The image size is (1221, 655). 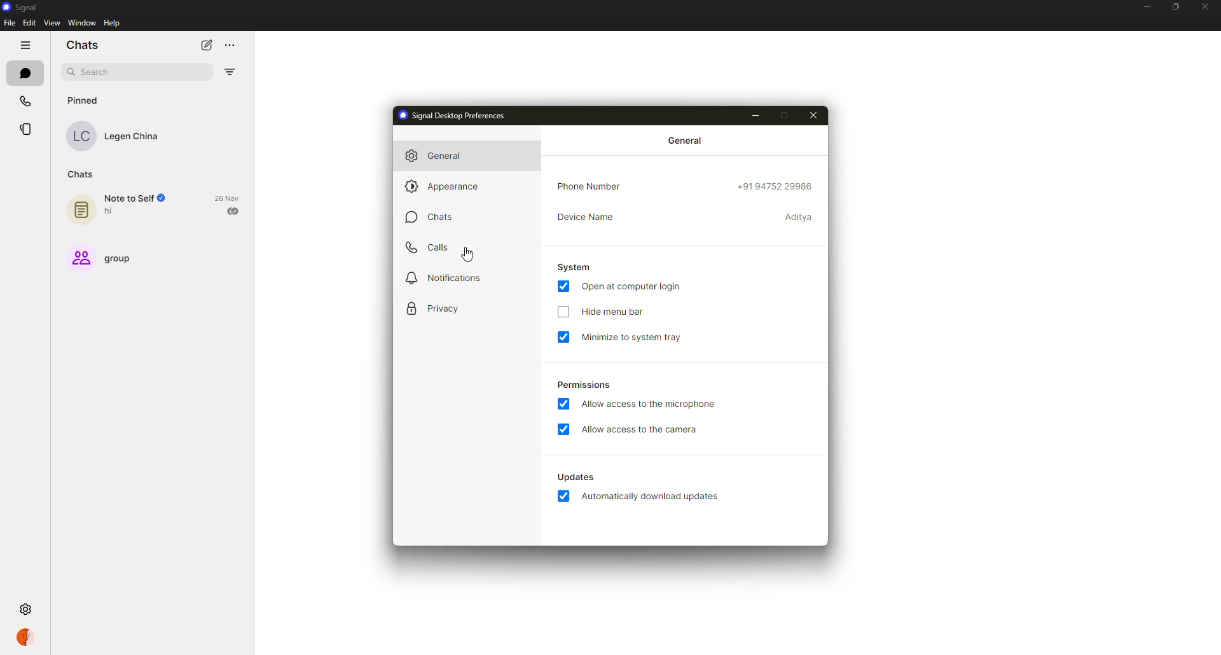 I want to click on close, so click(x=1204, y=6).